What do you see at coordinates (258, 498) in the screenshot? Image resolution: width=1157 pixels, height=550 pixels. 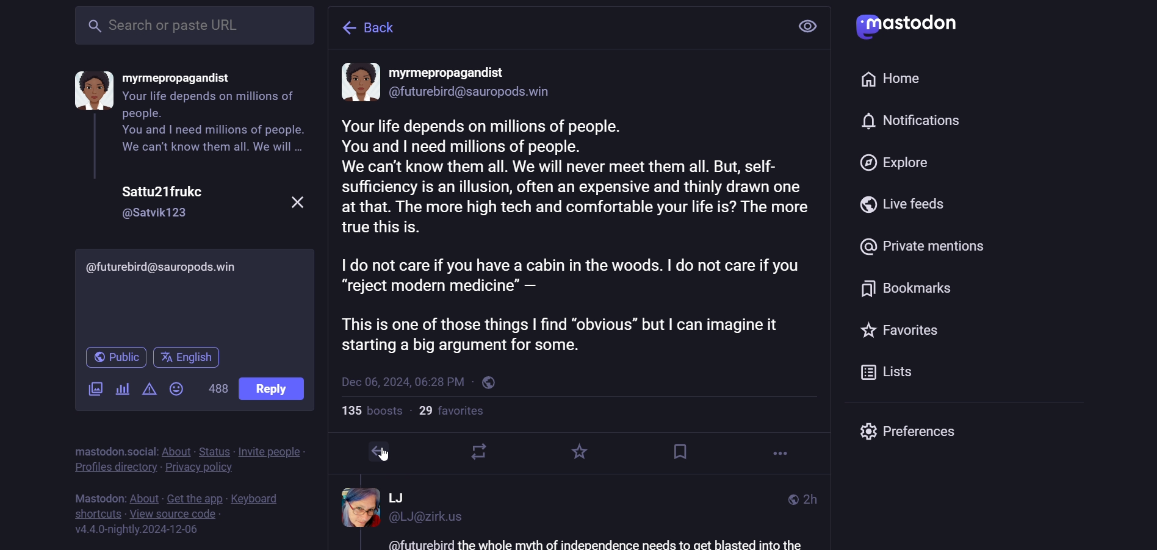 I see `keyboard` at bounding box center [258, 498].